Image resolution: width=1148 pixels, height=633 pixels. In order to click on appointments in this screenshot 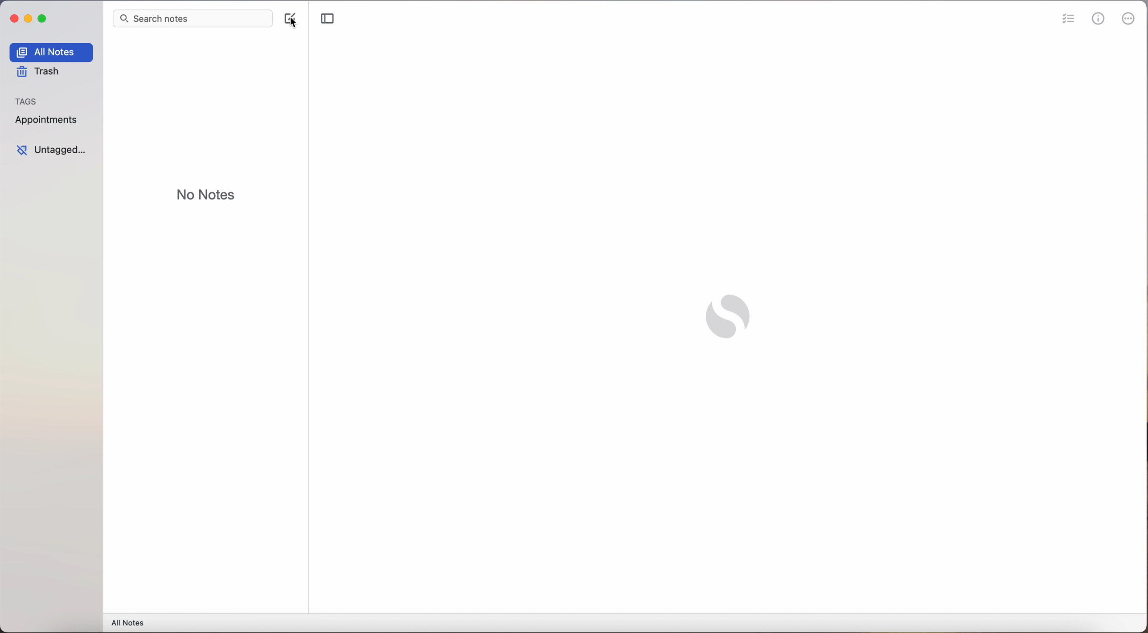, I will do `click(47, 122)`.